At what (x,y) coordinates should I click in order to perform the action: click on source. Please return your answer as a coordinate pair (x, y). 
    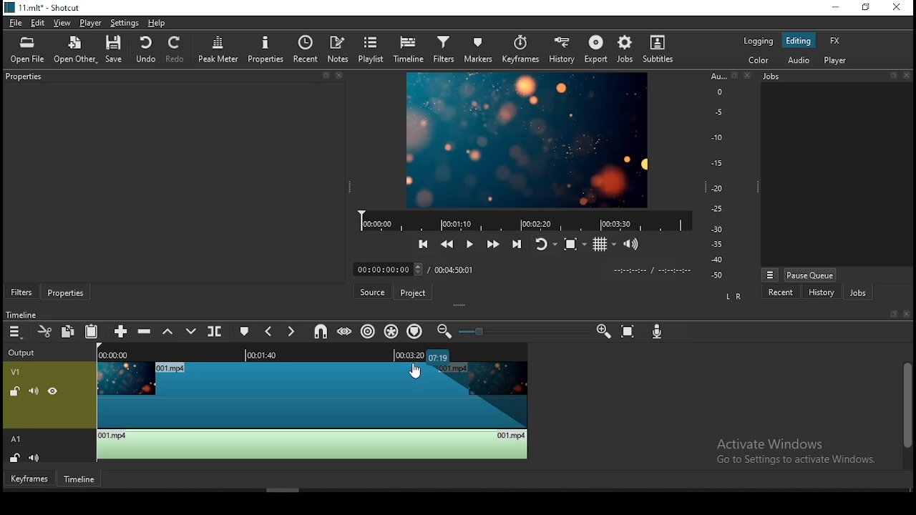
    Looking at the image, I should click on (371, 293).